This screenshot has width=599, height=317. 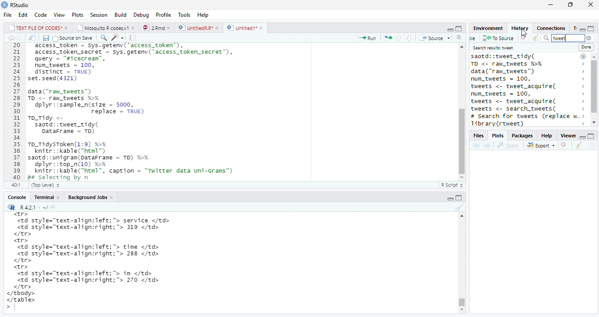 What do you see at coordinates (556, 28) in the screenshot?
I see `Connections` at bounding box center [556, 28].